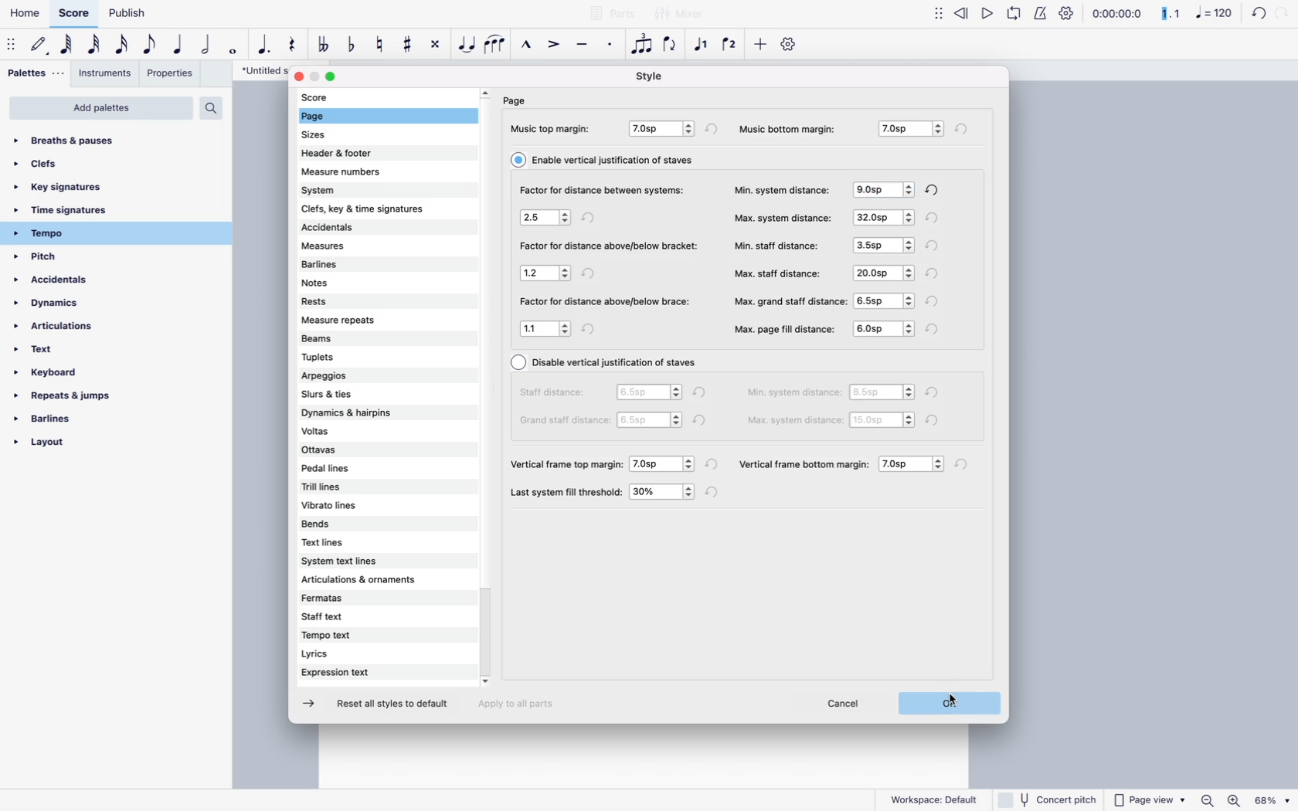 This screenshot has height=811, width=1298. Describe the element at coordinates (714, 128) in the screenshot. I see `efresh` at that location.